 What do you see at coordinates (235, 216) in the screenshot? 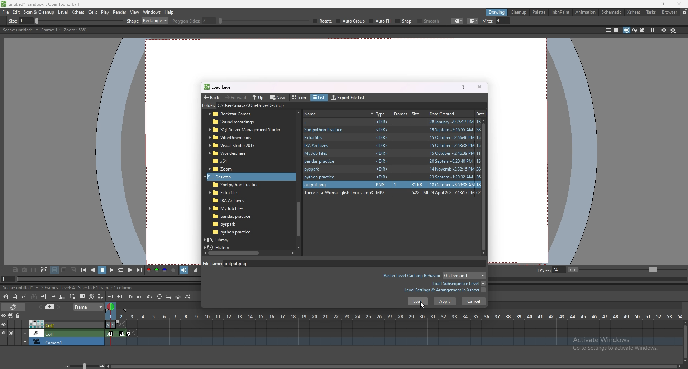
I see `folder` at bounding box center [235, 216].